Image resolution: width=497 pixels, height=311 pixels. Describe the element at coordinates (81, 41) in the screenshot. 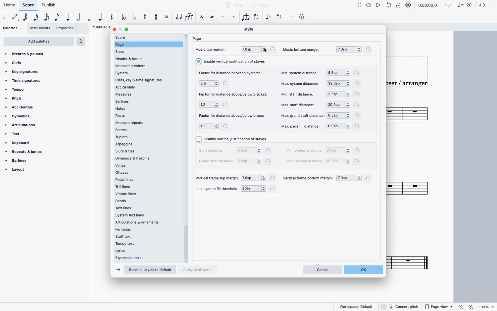

I see `search` at that location.